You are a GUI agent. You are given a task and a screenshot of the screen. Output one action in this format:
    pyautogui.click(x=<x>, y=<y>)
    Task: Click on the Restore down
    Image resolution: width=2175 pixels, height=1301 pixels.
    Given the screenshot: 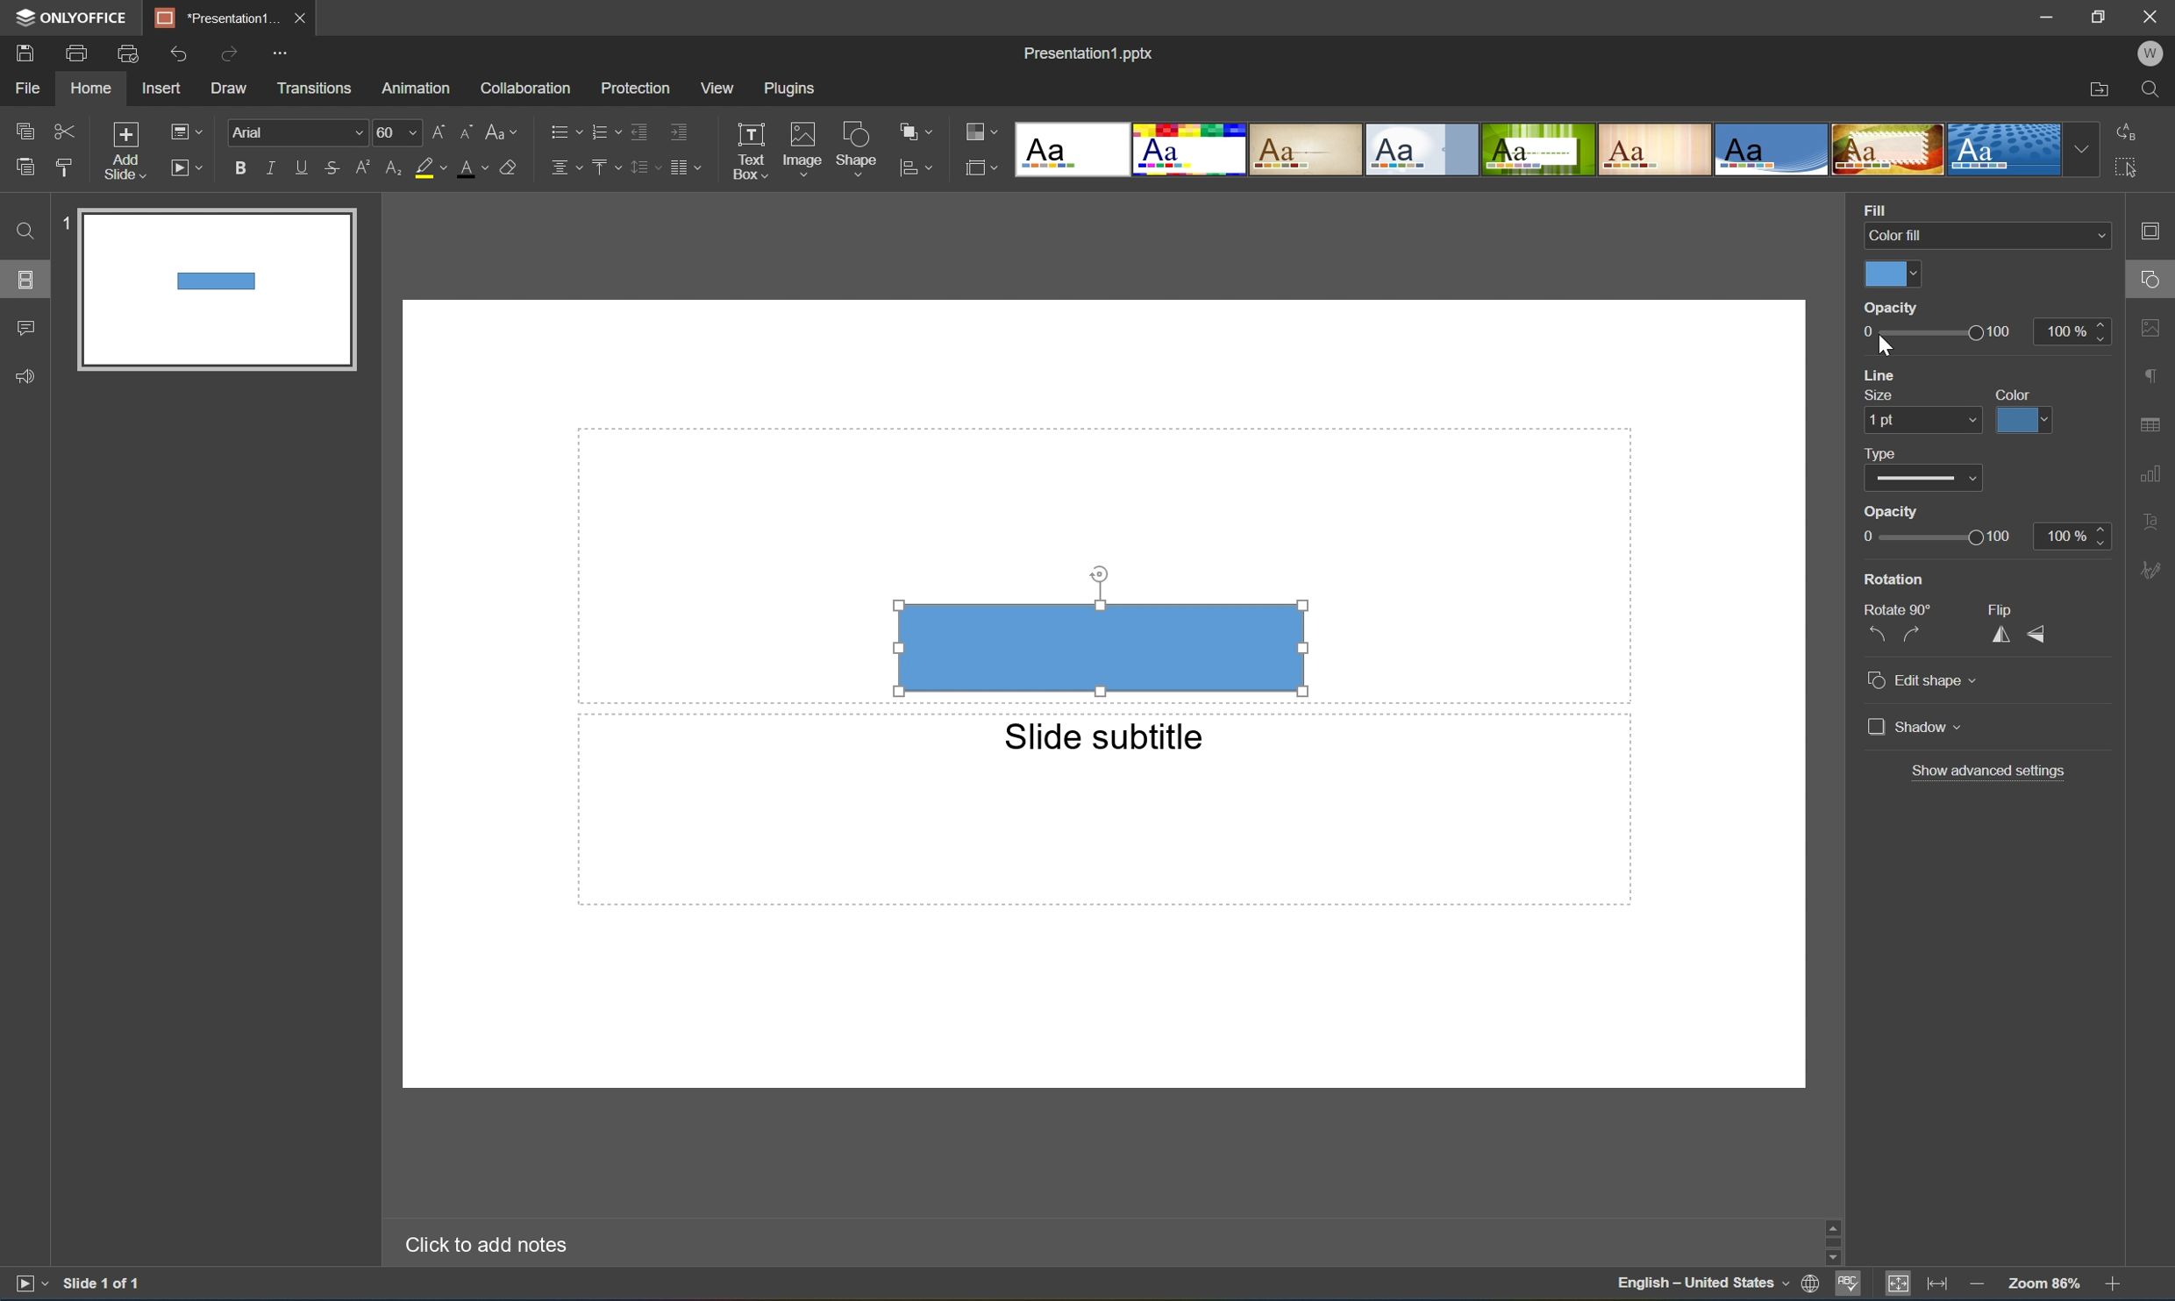 What is the action you would take?
    pyautogui.click(x=2095, y=17)
    